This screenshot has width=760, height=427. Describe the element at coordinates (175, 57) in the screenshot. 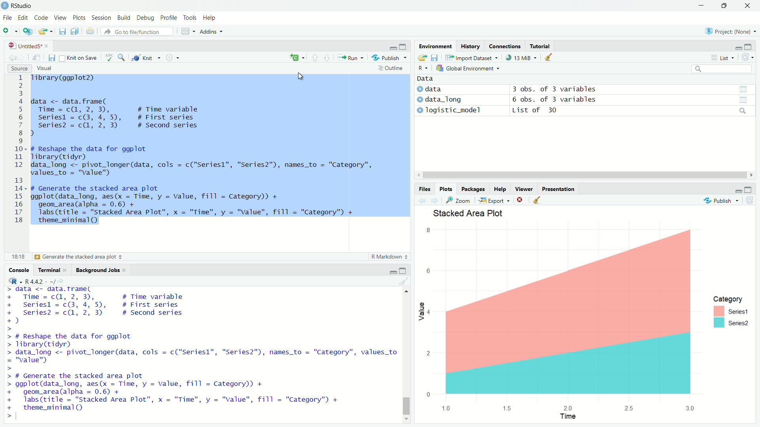

I see `settings` at that location.